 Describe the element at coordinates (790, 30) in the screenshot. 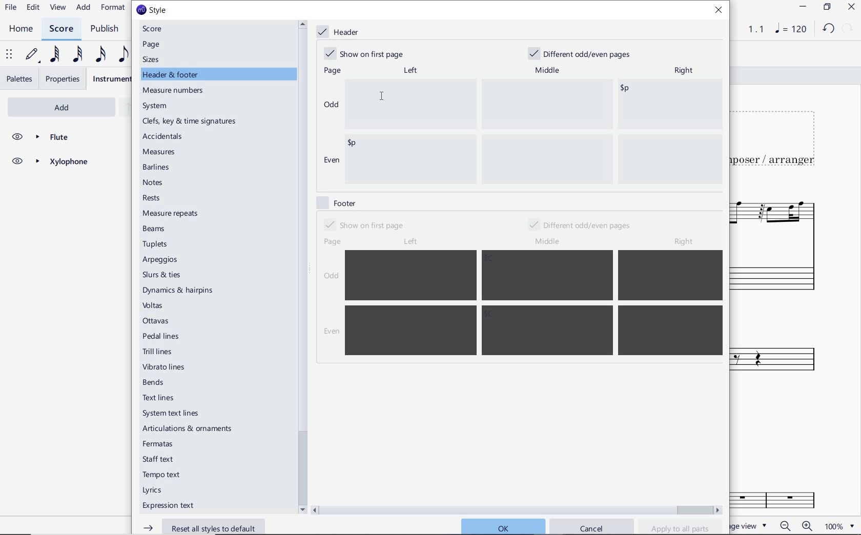

I see `NOTE` at that location.